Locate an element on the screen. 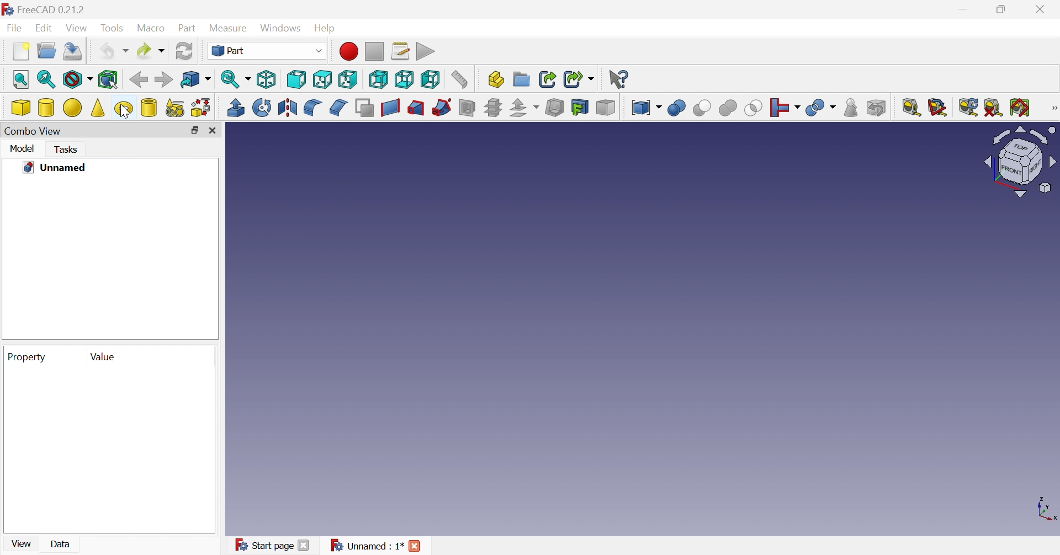 The height and width of the screenshot is (555, 1060). FreeCAD 0.21.2 is located at coordinates (59, 10).